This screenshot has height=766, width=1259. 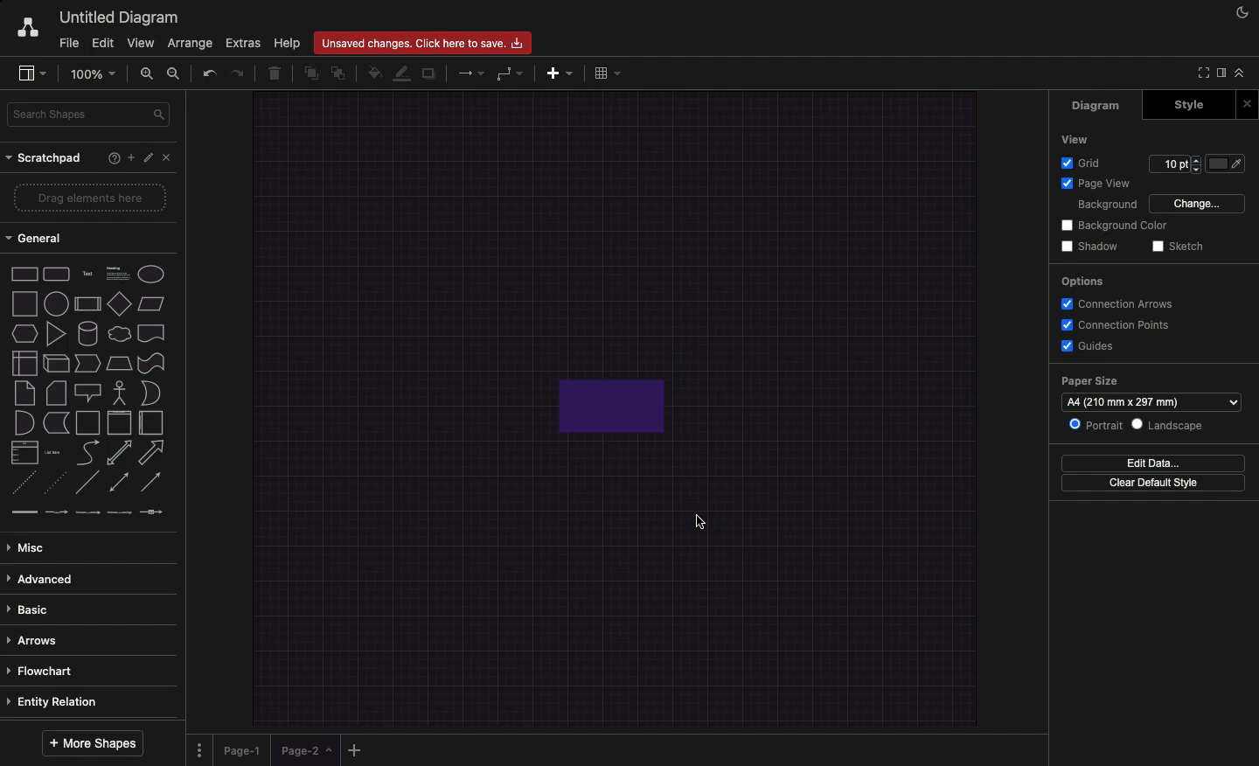 I want to click on Duplicate, so click(x=431, y=71).